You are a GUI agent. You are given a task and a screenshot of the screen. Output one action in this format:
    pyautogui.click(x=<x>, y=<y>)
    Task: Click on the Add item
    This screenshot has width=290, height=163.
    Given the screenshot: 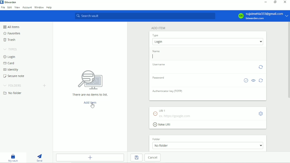 What is the action you would take?
    pyautogui.click(x=91, y=157)
    